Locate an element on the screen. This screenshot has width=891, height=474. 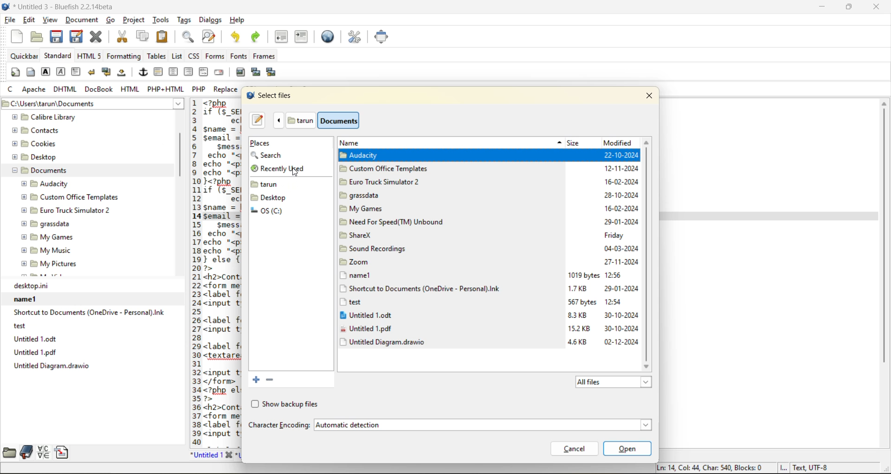
project is located at coordinates (135, 21).